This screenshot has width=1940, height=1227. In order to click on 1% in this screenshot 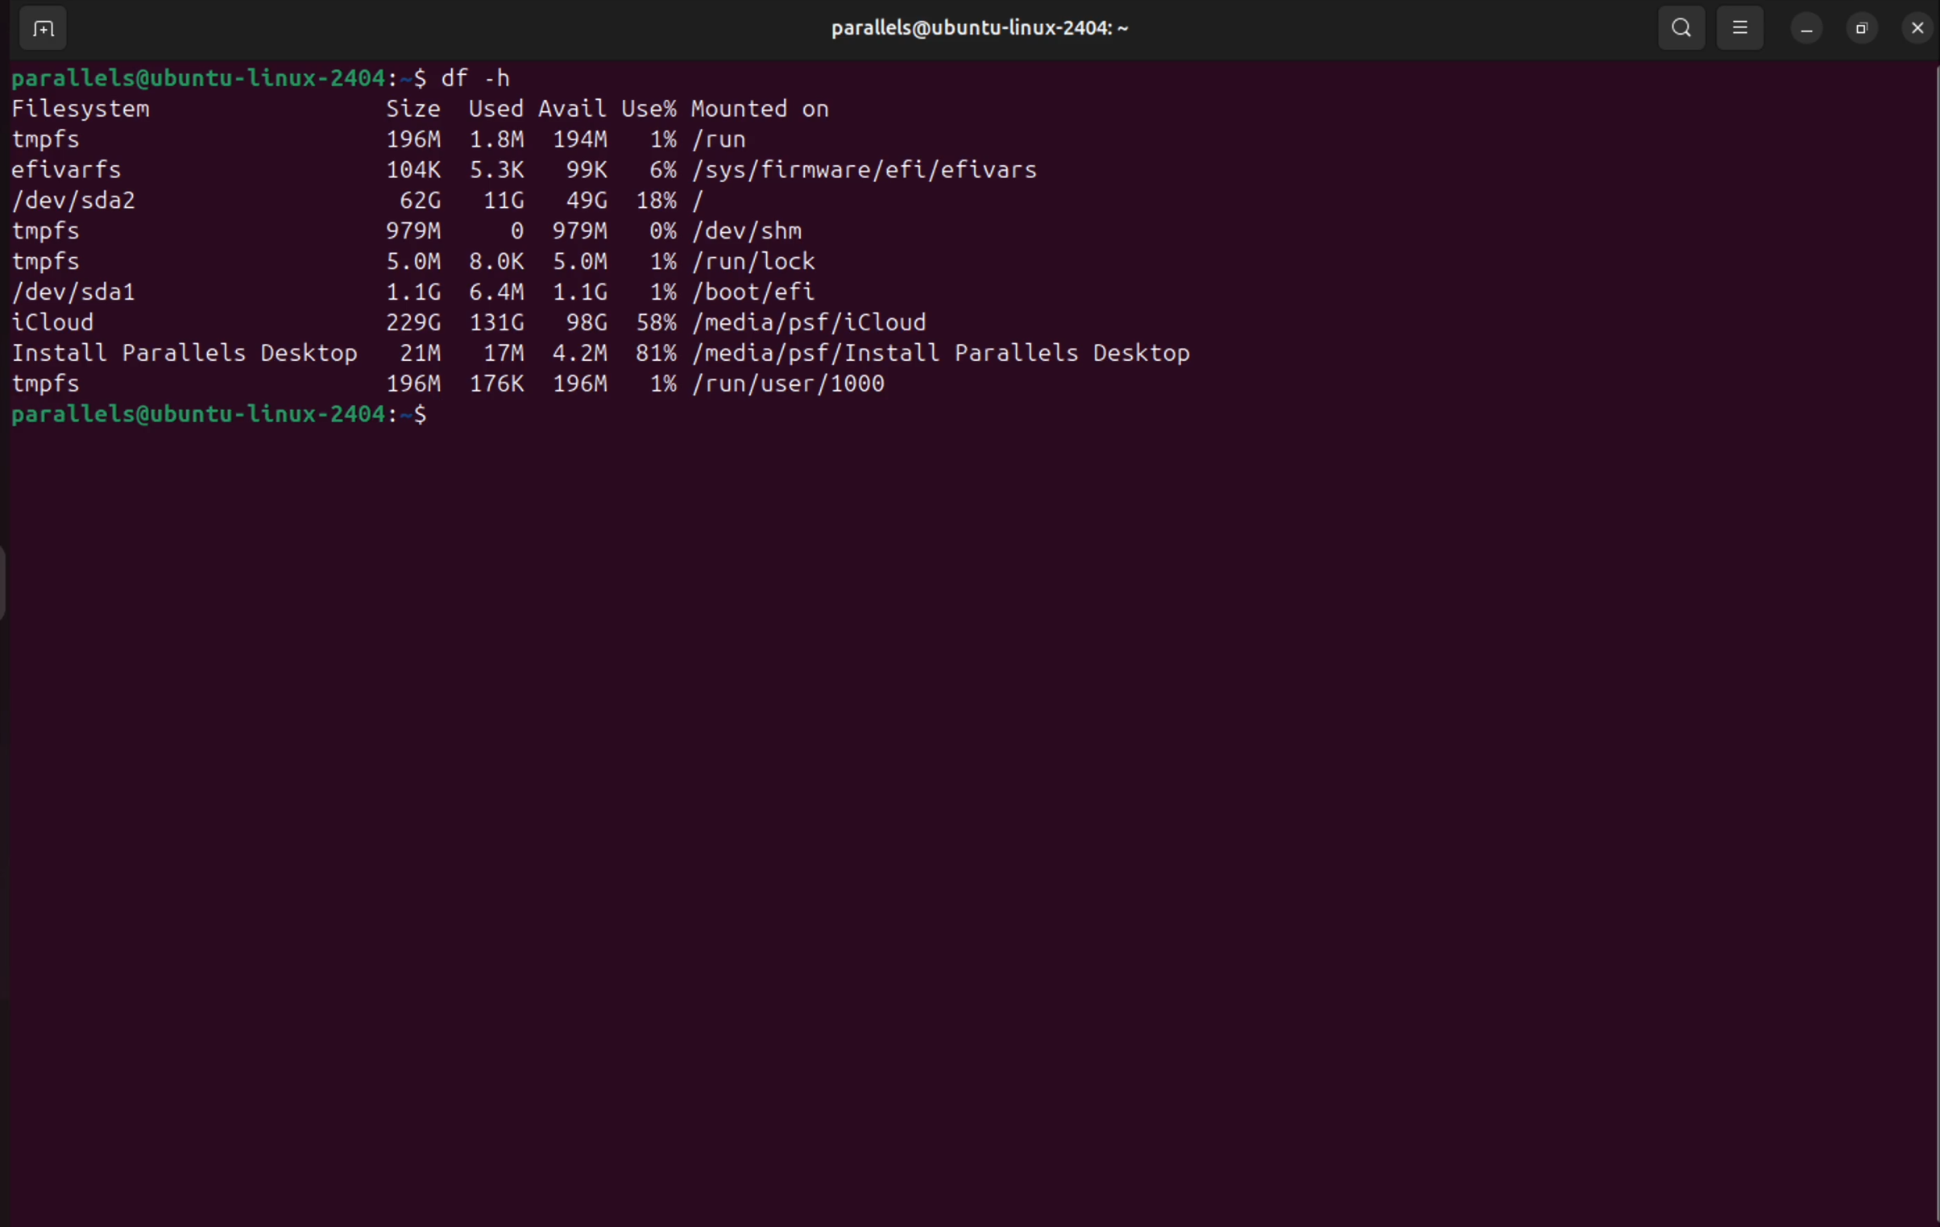, I will do `click(665, 293)`.